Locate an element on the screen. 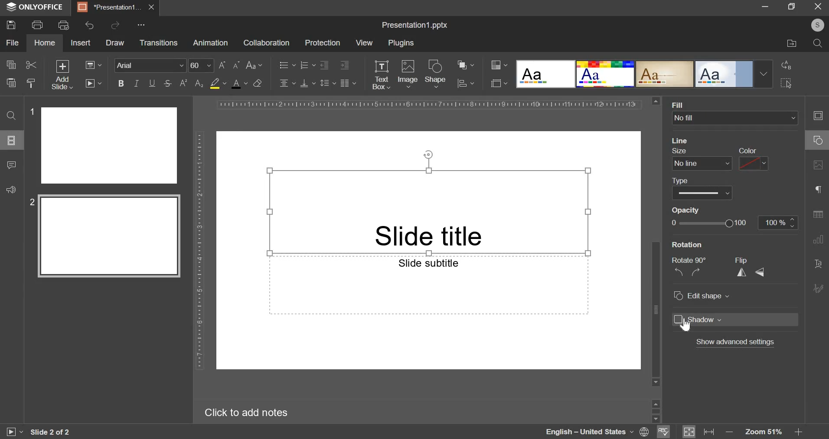 The height and width of the screenshot is (439, 829). slideshow is located at coordinates (93, 83).